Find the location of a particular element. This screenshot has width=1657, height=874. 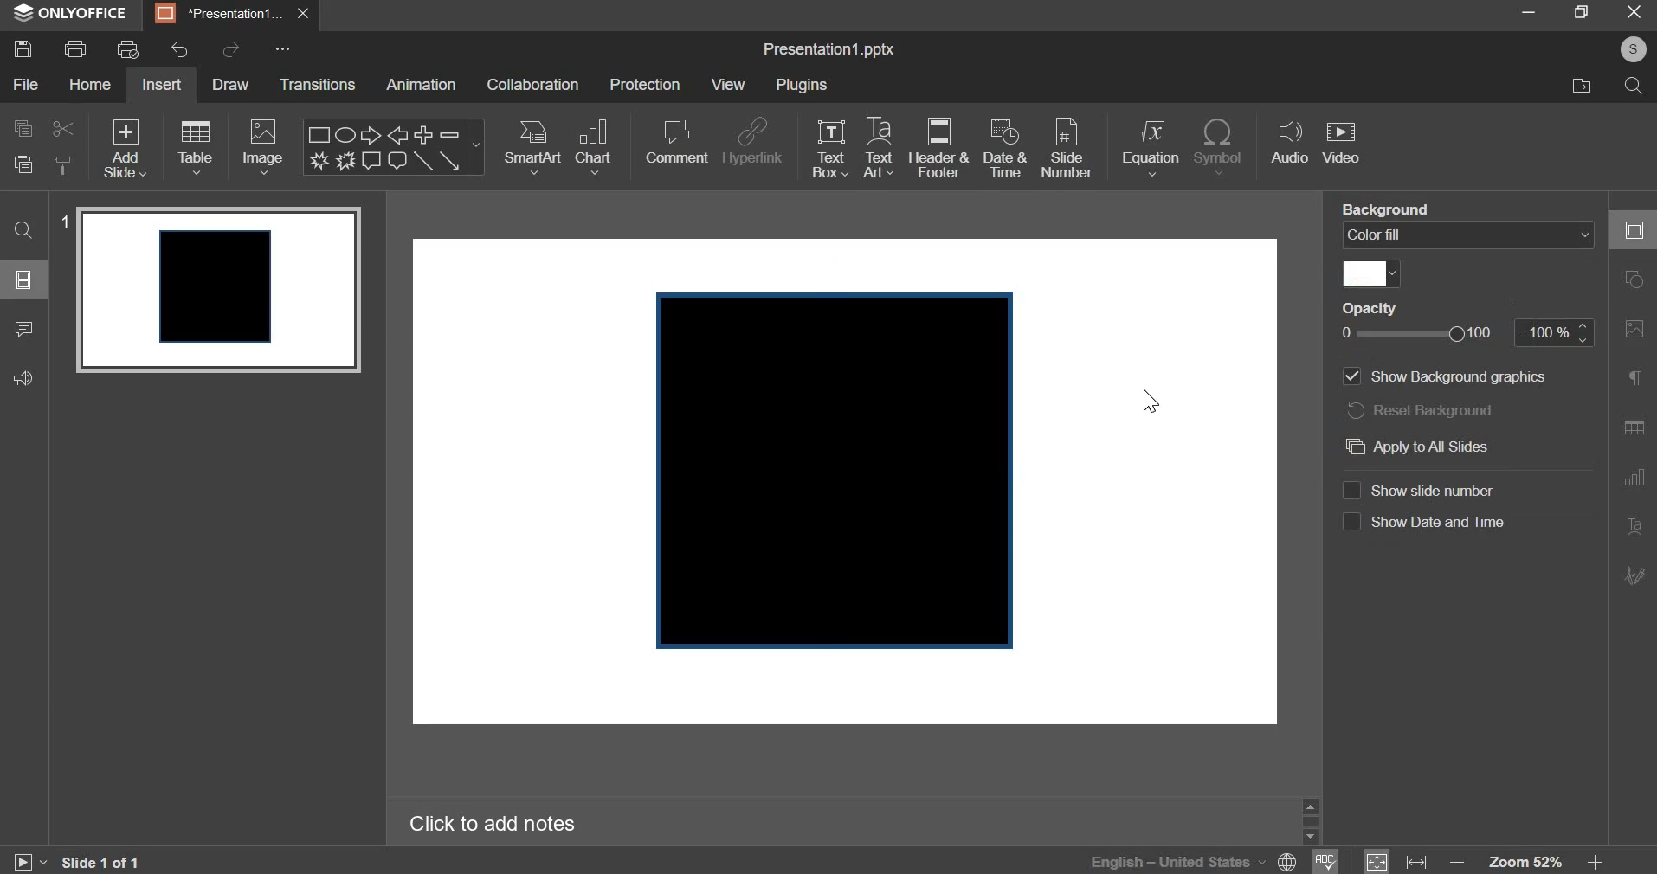

chart is located at coordinates (592, 147).